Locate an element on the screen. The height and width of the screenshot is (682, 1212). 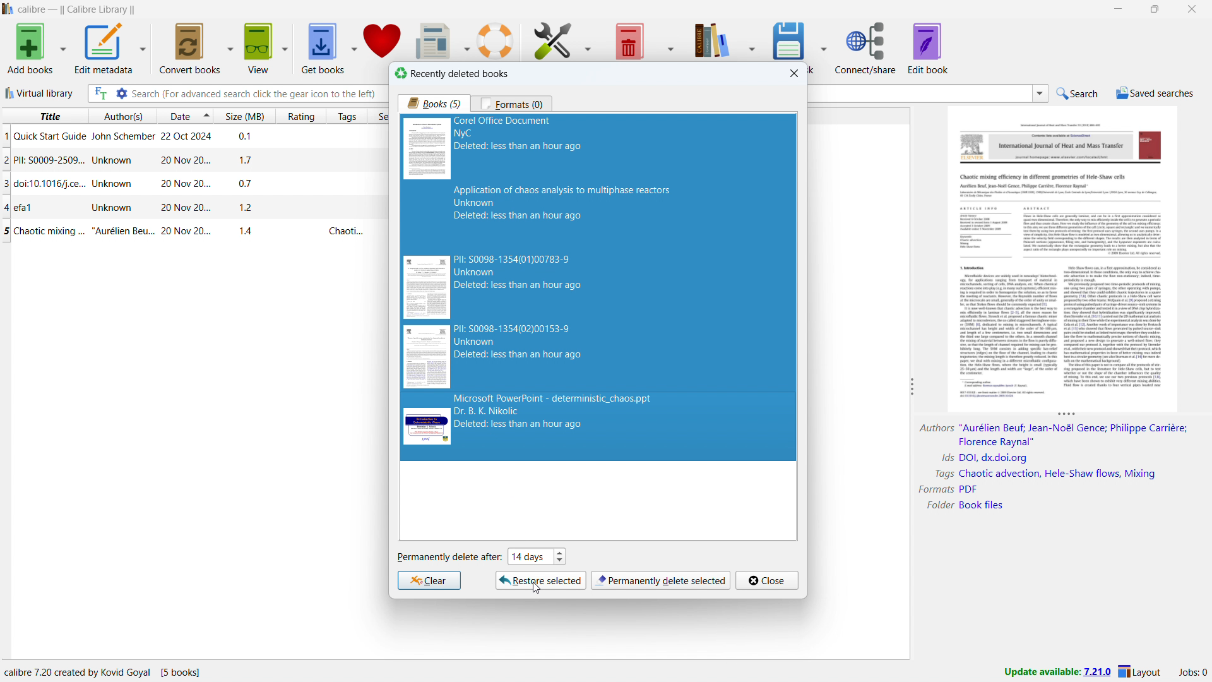
resize is located at coordinates (910, 387).